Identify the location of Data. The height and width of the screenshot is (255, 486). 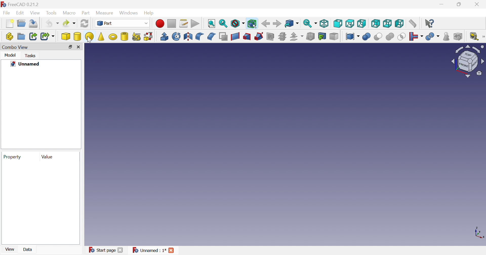
(30, 250).